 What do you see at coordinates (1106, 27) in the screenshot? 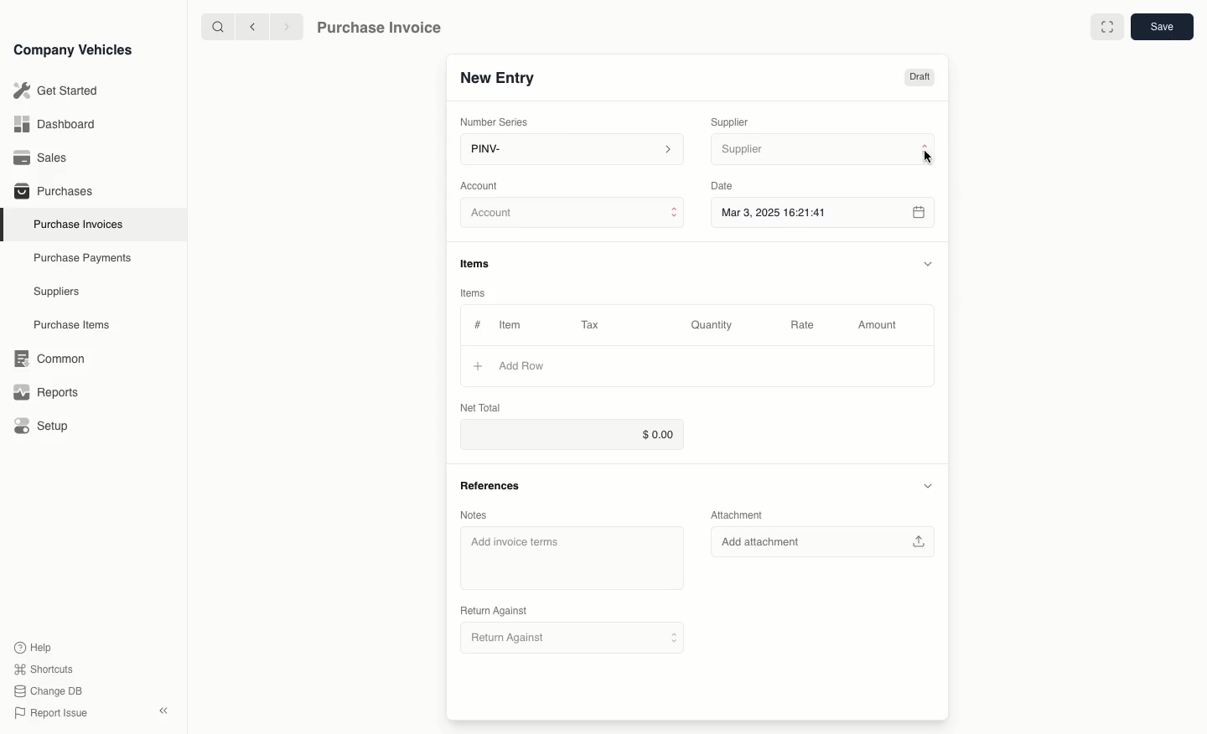
I see `full screen` at bounding box center [1106, 27].